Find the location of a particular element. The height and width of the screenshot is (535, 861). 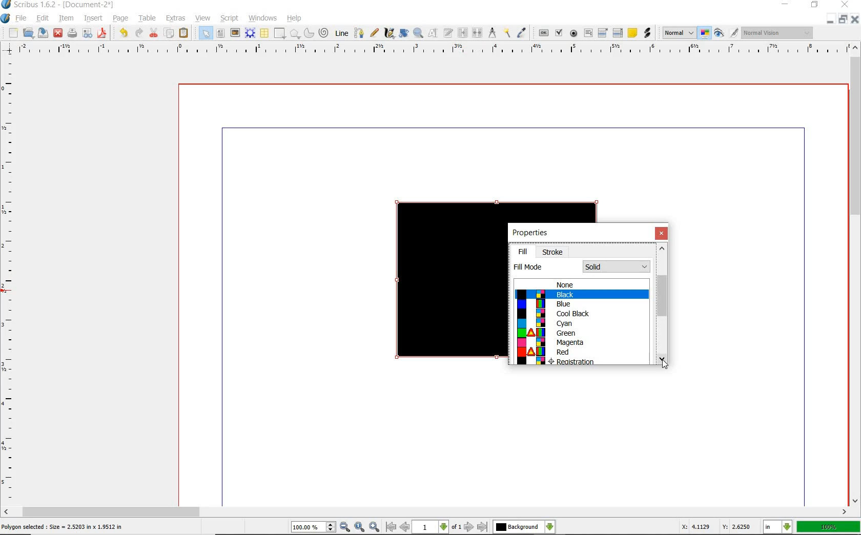

select the current unit is located at coordinates (778, 527).